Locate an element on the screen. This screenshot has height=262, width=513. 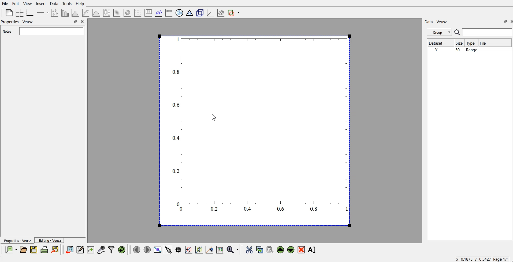
View is located at coordinates (28, 3).